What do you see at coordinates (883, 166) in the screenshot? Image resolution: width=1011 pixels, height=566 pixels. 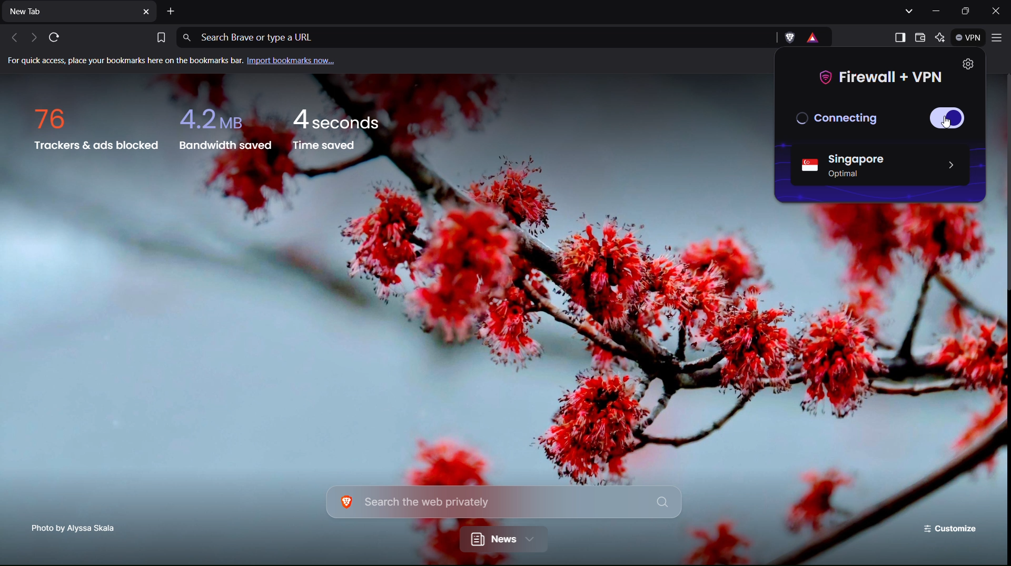 I see `Singapore Server` at bounding box center [883, 166].